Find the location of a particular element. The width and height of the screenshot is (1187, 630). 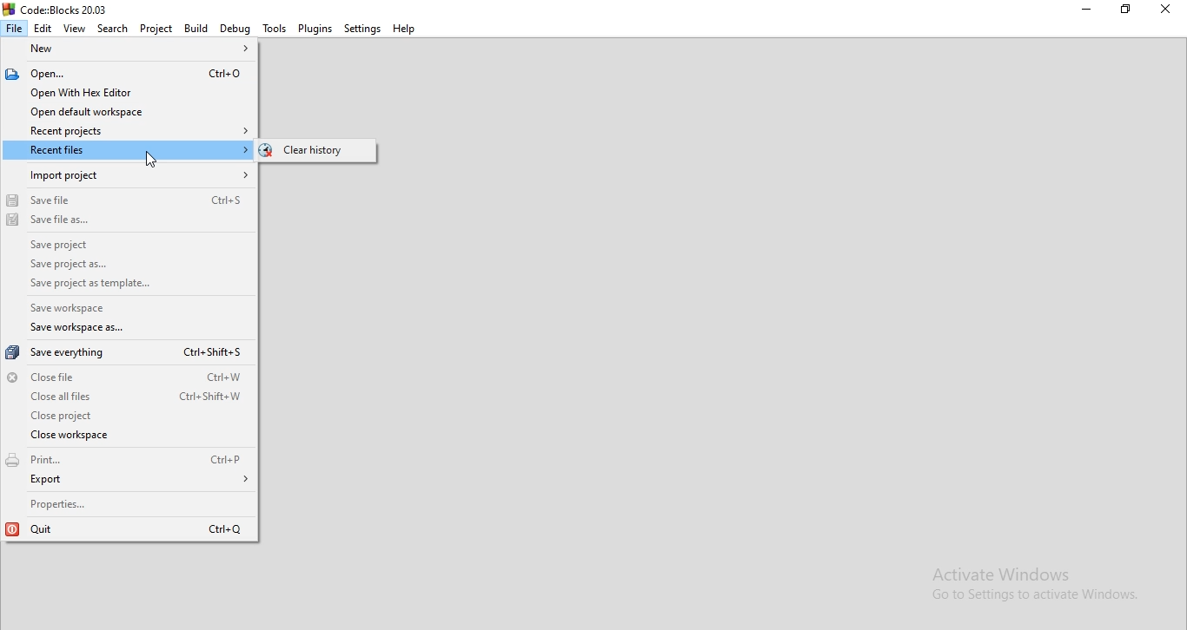

Recent Projects is located at coordinates (126, 130).